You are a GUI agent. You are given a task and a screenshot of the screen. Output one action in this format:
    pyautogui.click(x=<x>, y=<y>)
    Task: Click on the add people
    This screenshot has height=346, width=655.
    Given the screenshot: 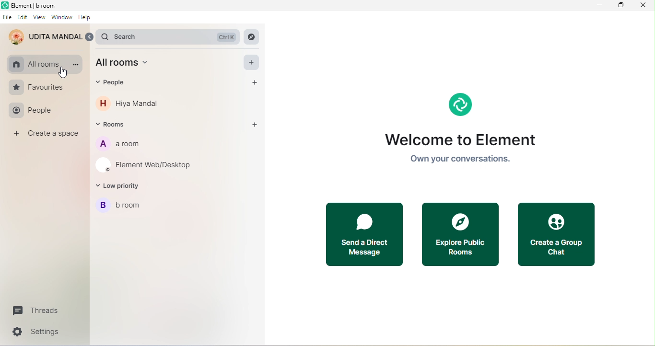 What is the action you would take?
    pyautogui.click(x=252, y=82)
    